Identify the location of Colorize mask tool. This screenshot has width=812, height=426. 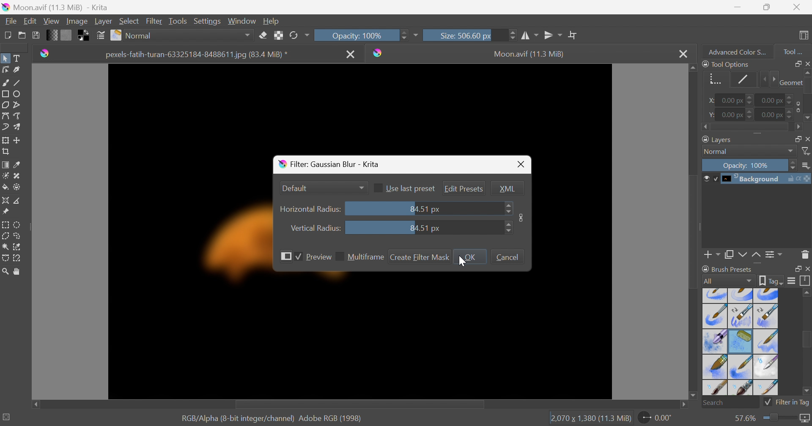
(5, 176).